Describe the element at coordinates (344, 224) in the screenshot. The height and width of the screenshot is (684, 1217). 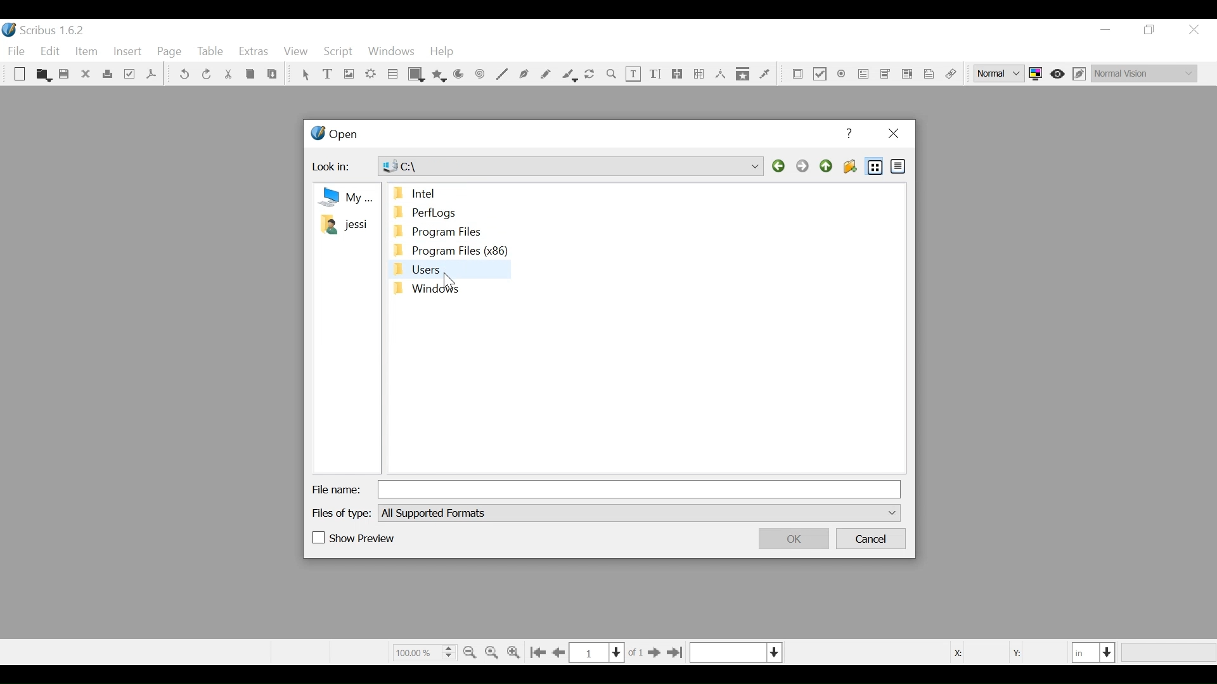
I see `Folder` at that location.